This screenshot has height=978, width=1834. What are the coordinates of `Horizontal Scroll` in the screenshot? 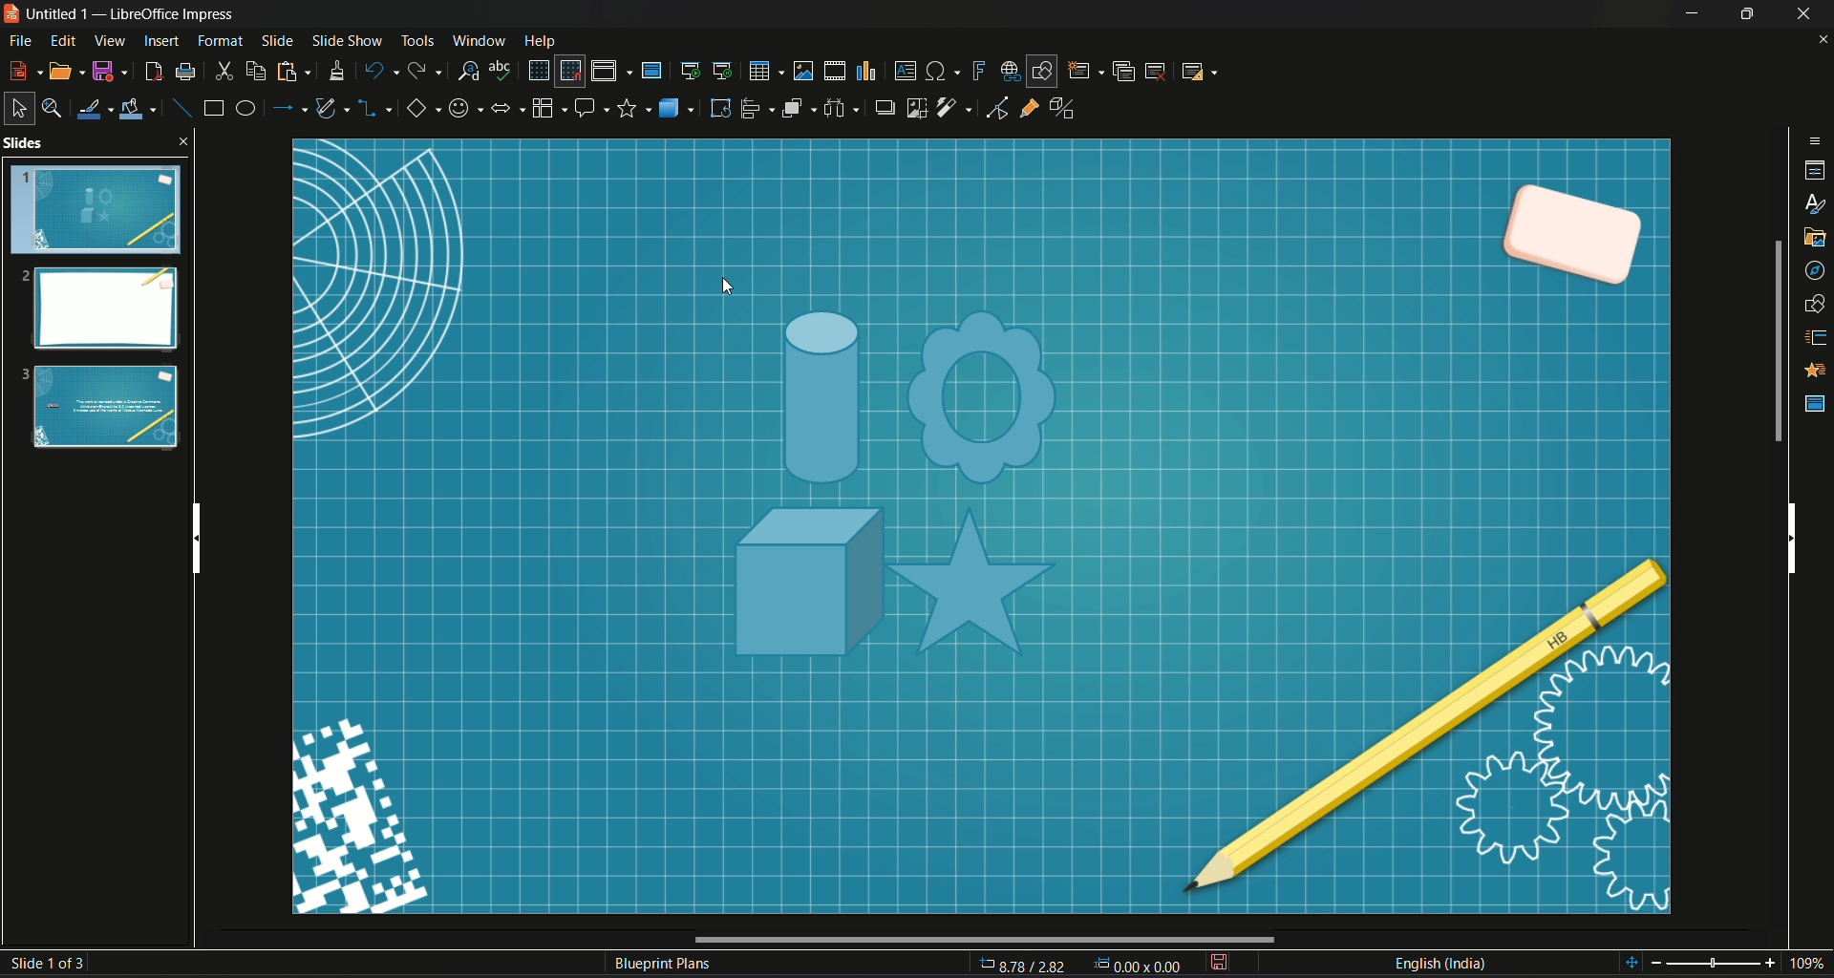 It's located at (981, 940).